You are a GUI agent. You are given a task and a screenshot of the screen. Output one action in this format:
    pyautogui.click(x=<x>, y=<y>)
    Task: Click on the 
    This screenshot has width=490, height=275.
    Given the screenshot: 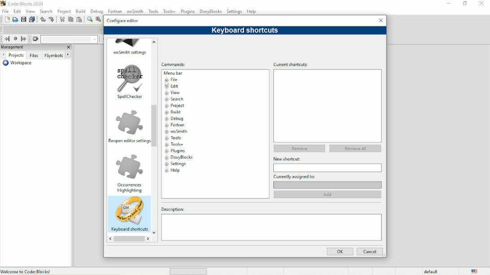 What is the action you would take?
    pyautogui.click(x=271, y=227)
    